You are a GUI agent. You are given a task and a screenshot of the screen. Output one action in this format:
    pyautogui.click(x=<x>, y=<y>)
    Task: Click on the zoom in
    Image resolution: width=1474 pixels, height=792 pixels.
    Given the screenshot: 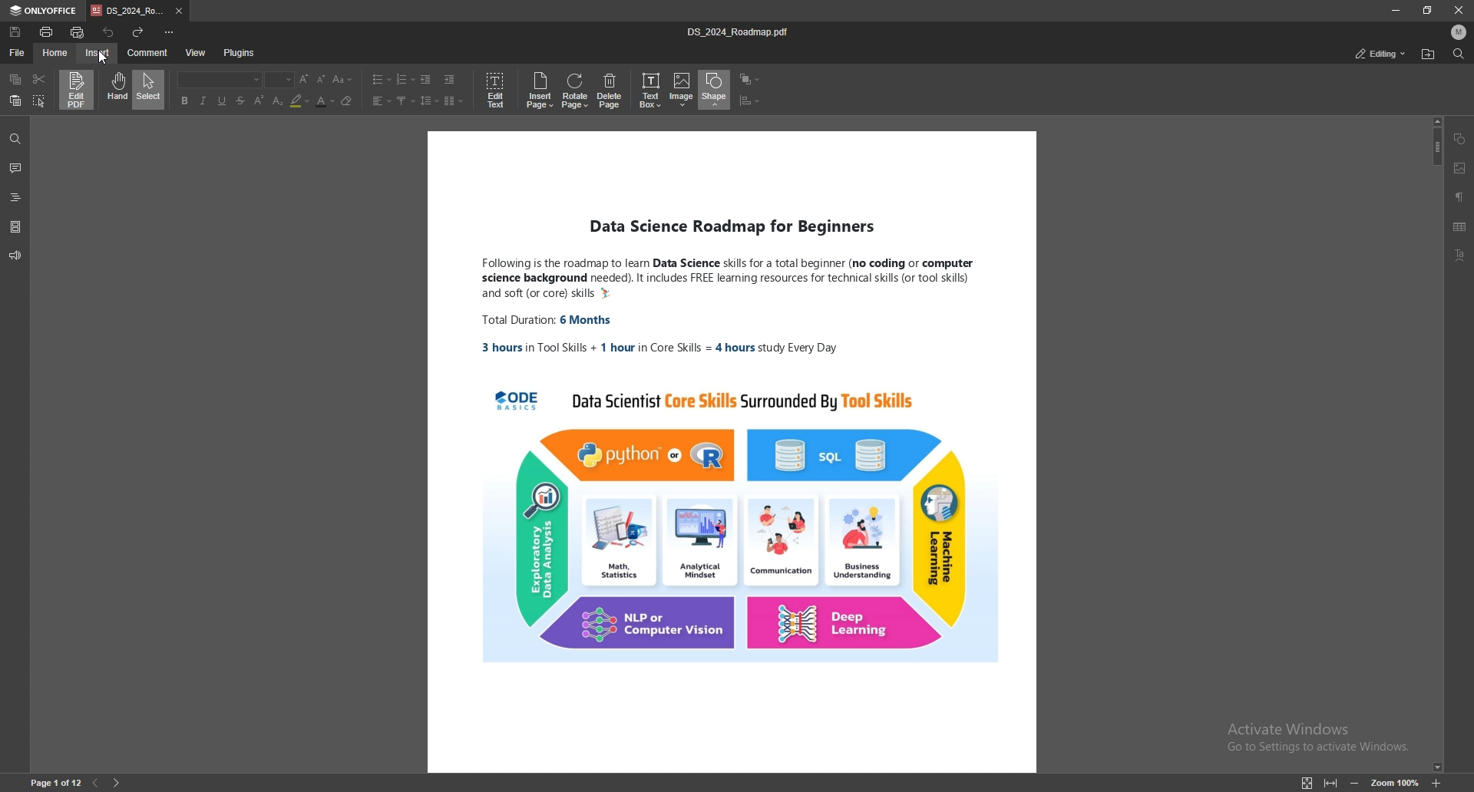 What is the action you would take?
    pyautogui.click(x=1436, y=784)
    